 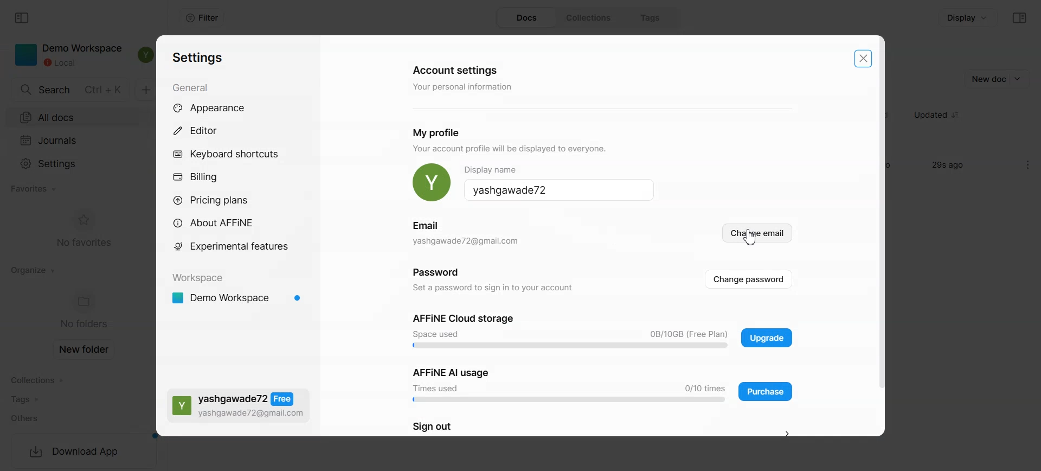 What do you see at coordinates (790, 432) in the screenshot?
I see `Sign Out` at bounding box center [790, 432].